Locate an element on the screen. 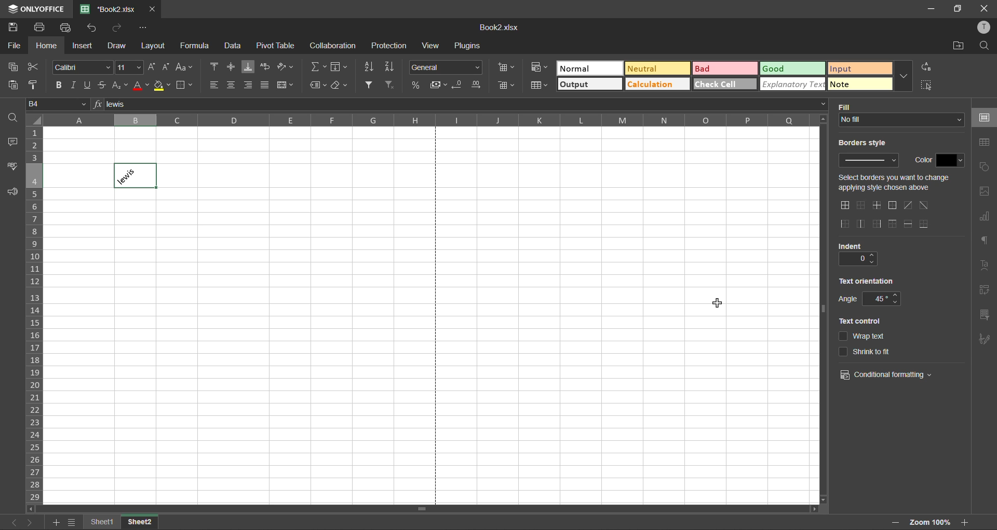 The image size is (997, 530). indent is located at coordinates (847, 246).